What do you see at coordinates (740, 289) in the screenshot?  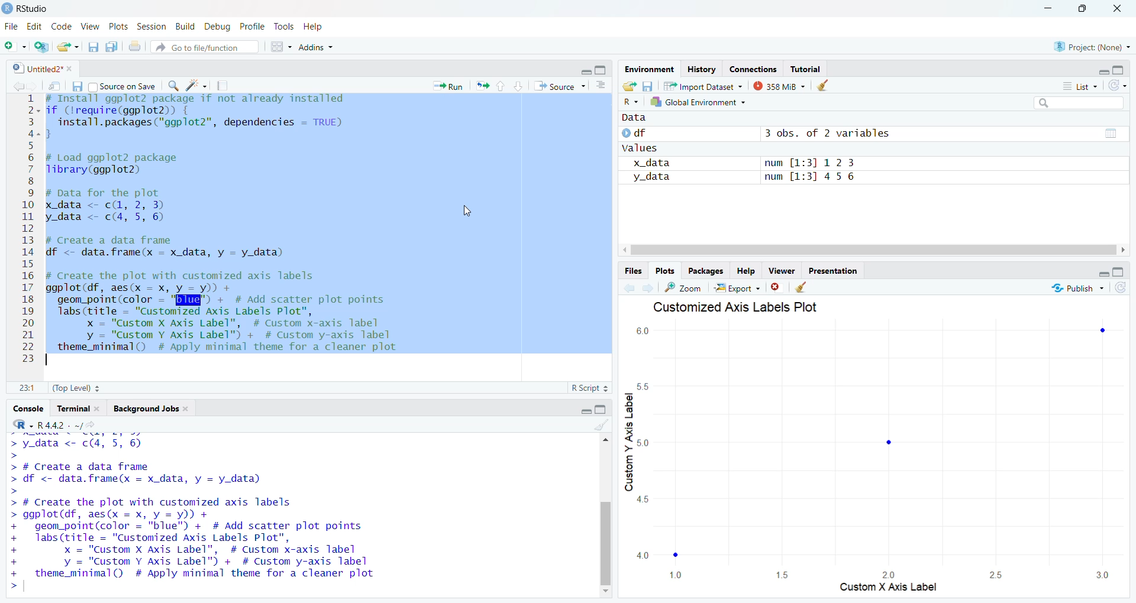 I see `Export` at bounding box center [740, 289].